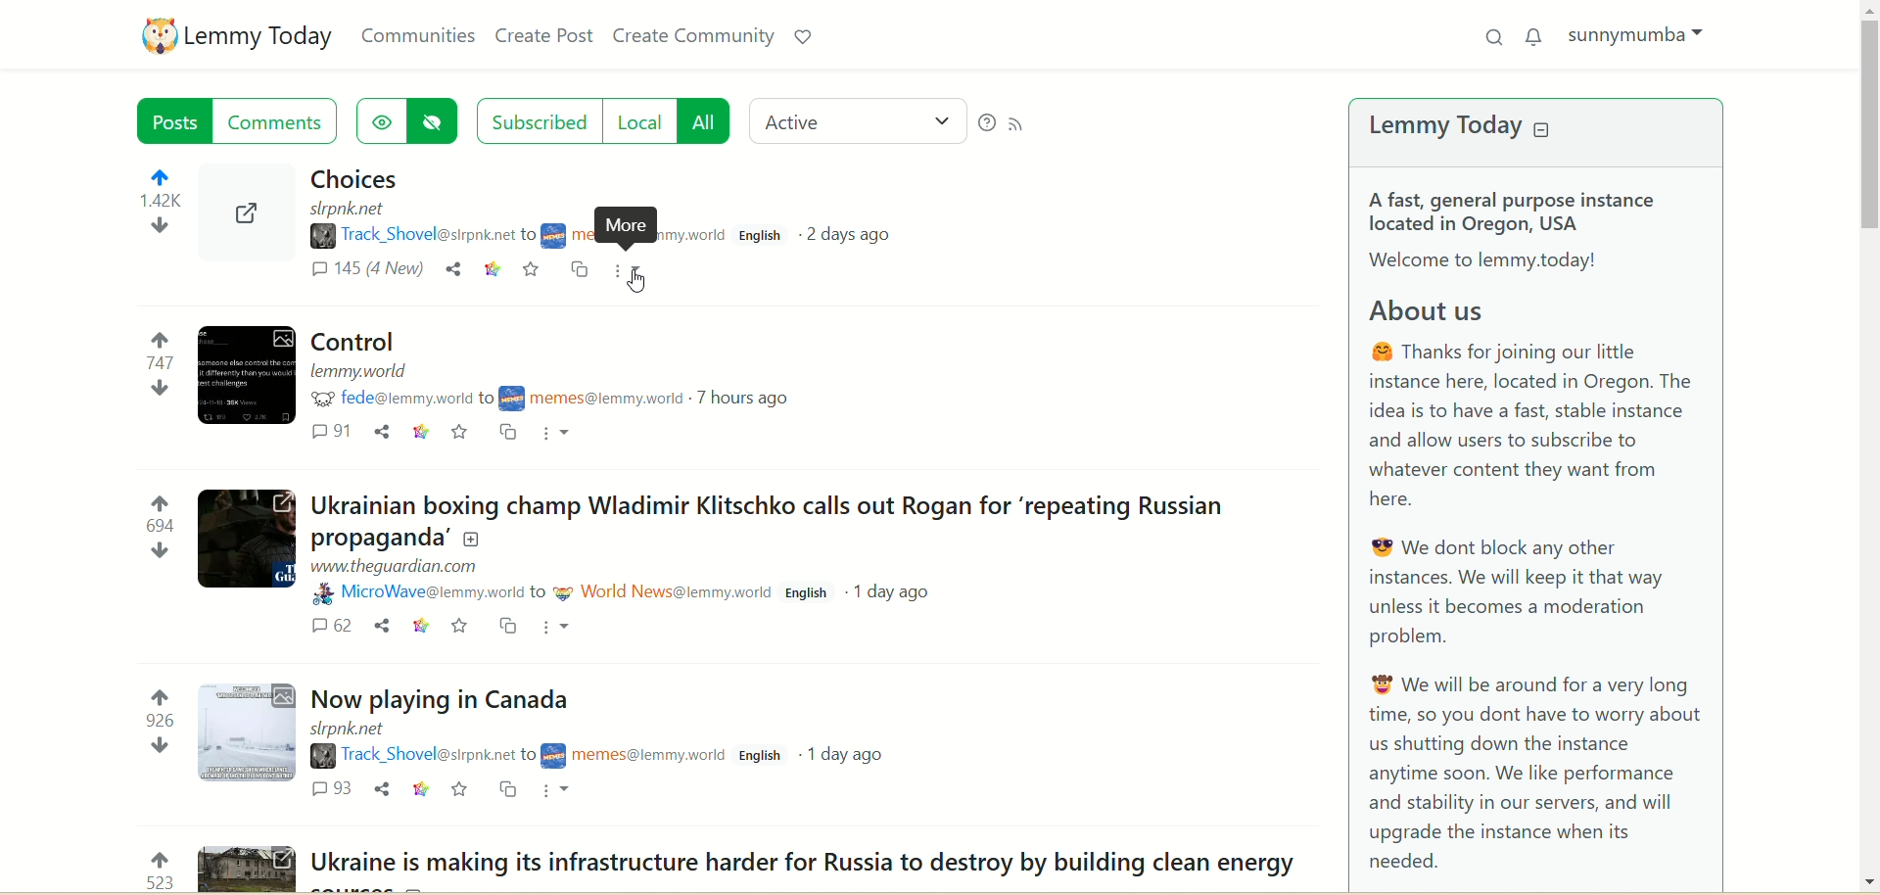 The width and height of the screenshot is (1880, 895). What do you see at coordinates (899, 594) in the screenshot?
I see `1 day ago(post date)` at bounding box center [899, 594].